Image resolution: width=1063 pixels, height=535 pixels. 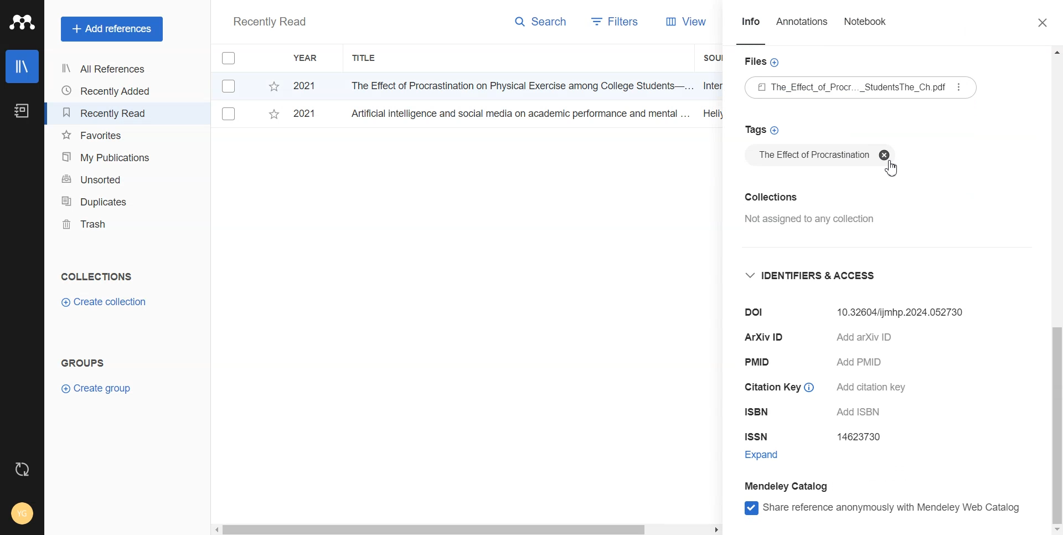 I want to click on Groups, so click(x=86, y=363).